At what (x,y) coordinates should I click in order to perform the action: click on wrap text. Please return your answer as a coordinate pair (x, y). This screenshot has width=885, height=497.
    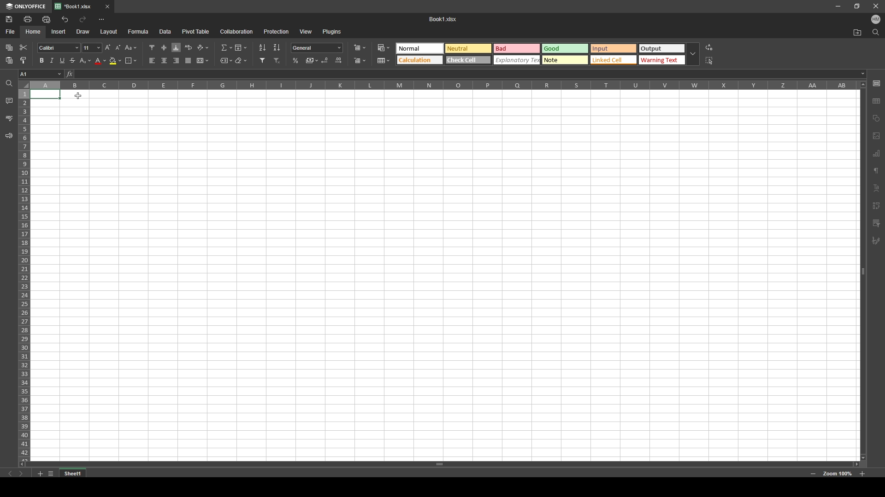
    Looking at the image, I should click on (189, 47).